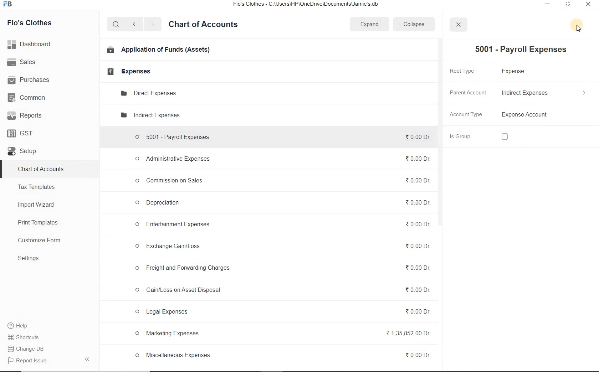 The height and width of the screenshot is (372, 599). I want to click on Expand, so click(370, 24).